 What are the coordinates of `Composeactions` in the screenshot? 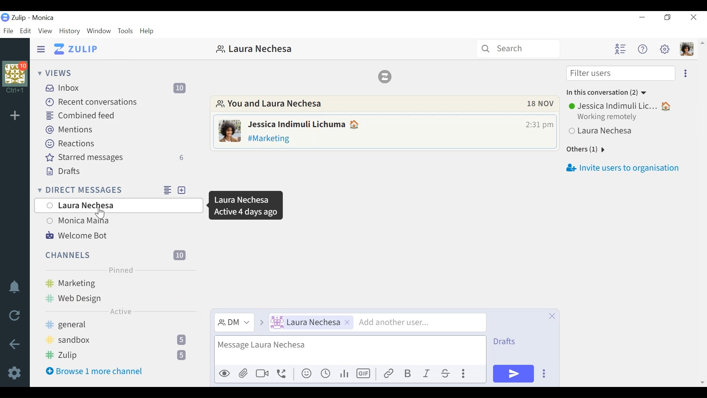 It's located at (465, 373).